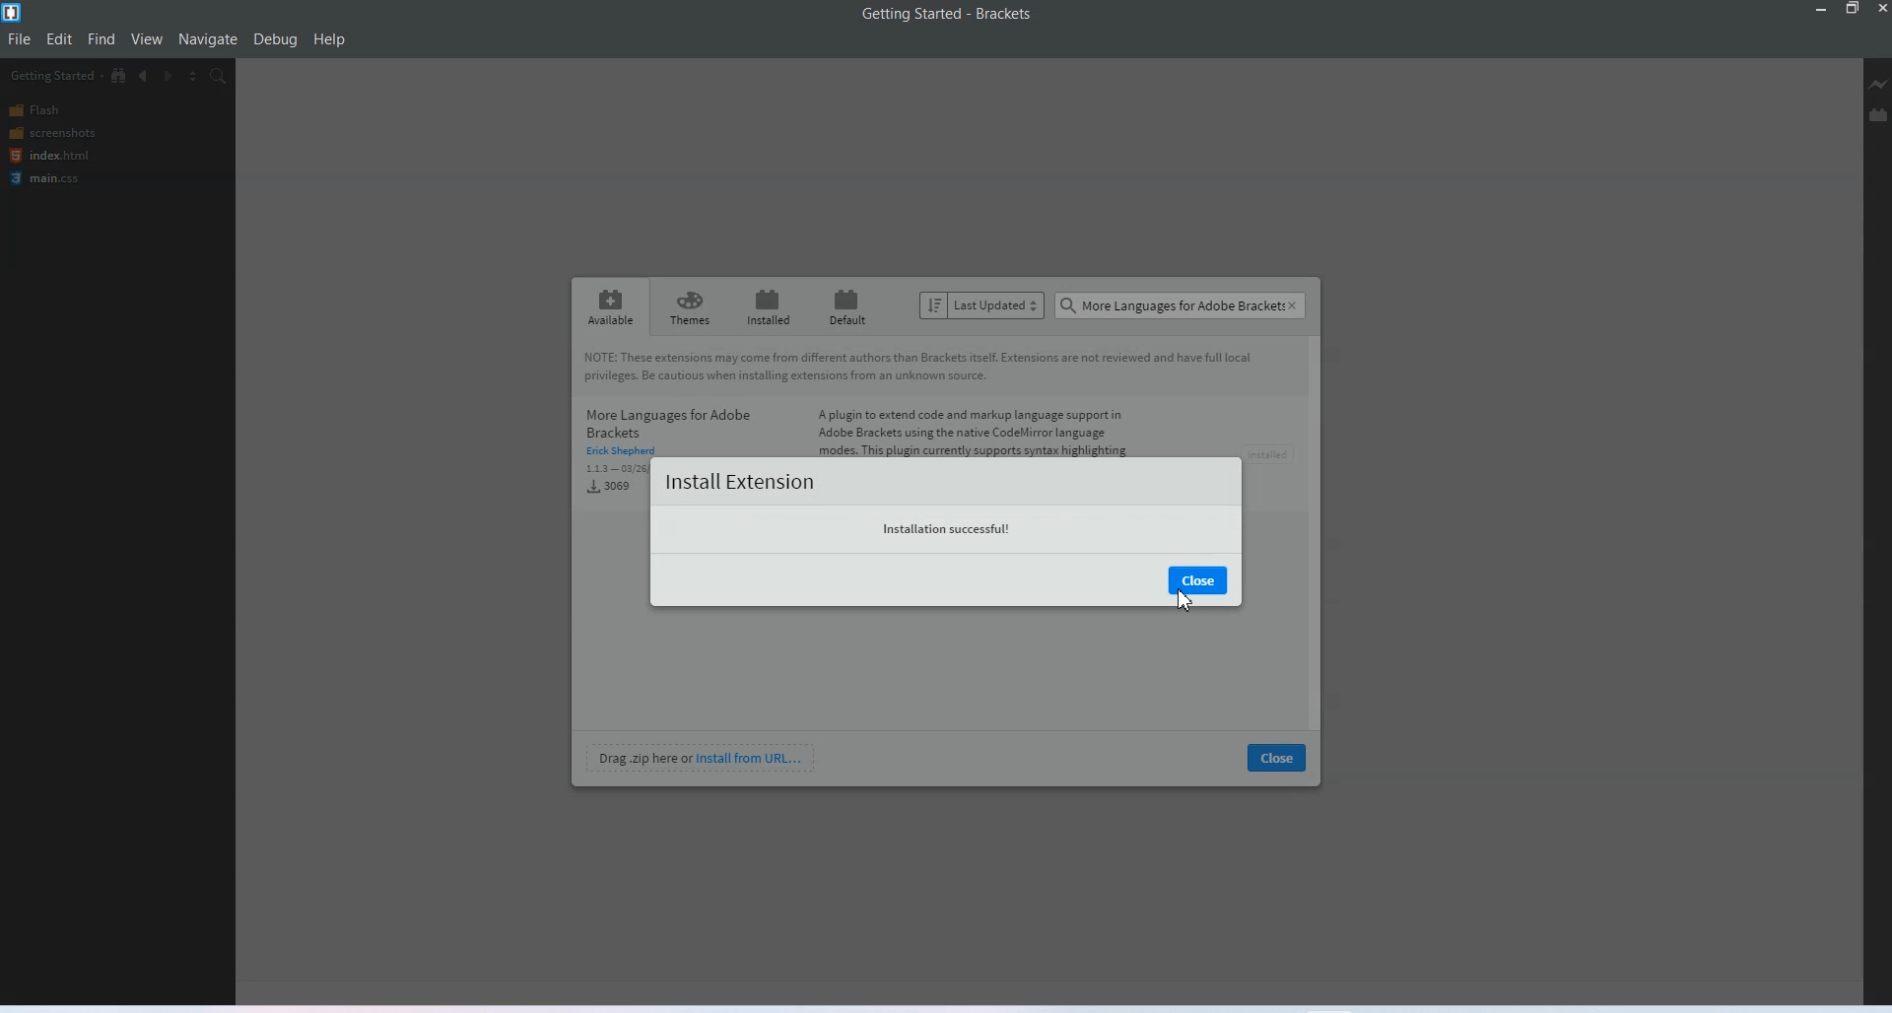 This screenshot has width=1892, height=1013. Describe the element at coordinates (642, 757) in the screenshot. I see `Drag zip here or` at that location.